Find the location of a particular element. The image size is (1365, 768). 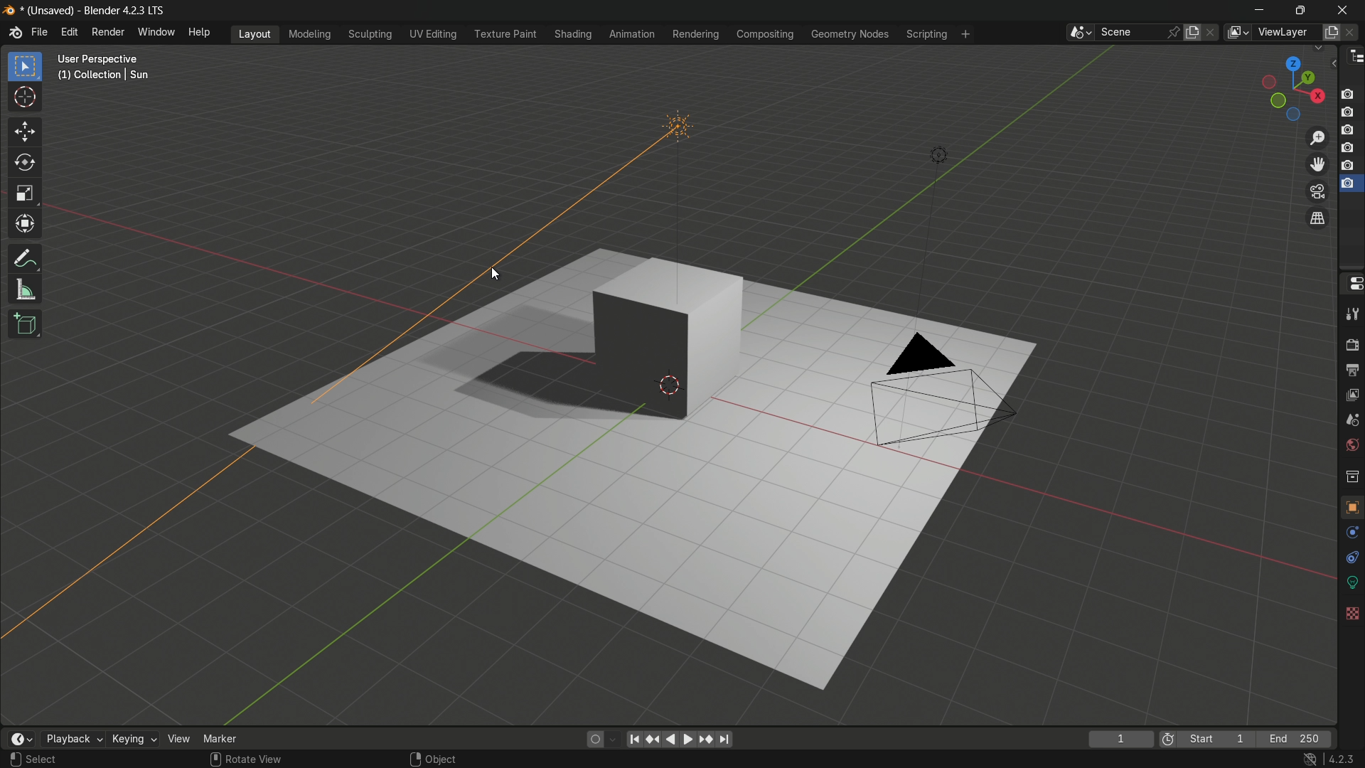

pin scene to workplace is located at coordinates (1174, 30).